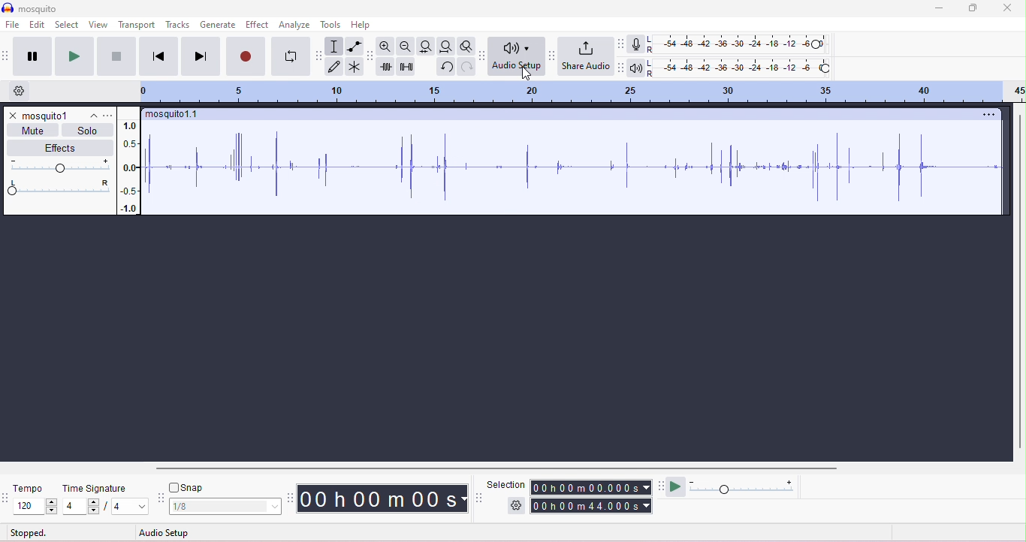 The height and width of the screenshot is (542, 1026). I want to click on options, so click(108, 116).